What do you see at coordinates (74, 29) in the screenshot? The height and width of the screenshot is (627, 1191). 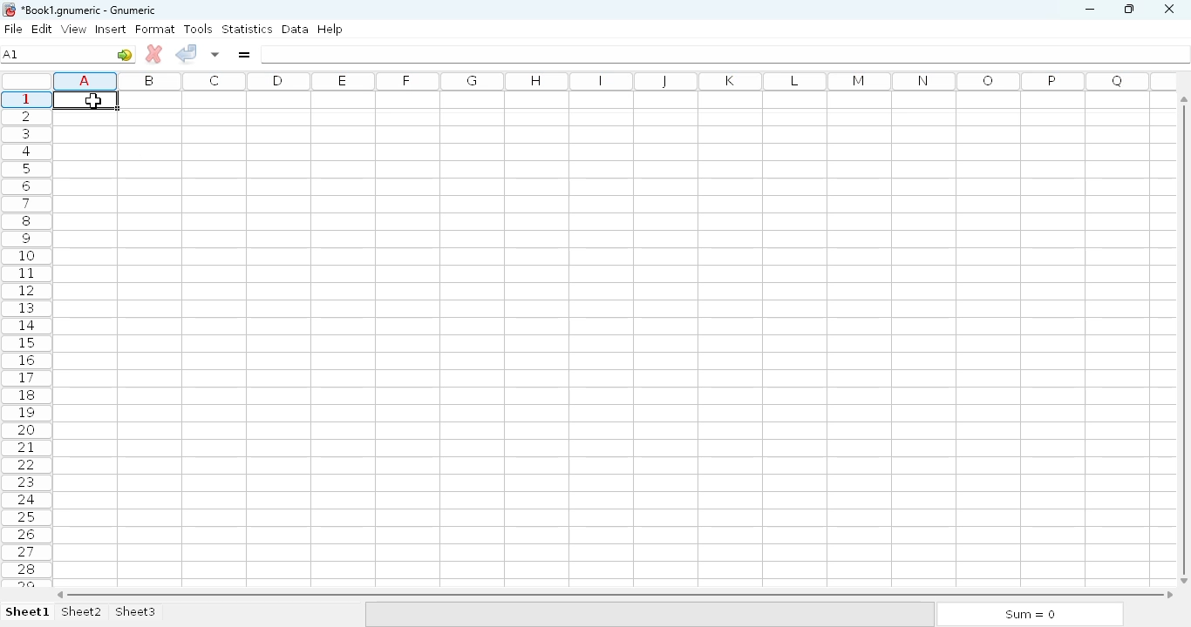 I see `view` at bounding box center [74, 29].